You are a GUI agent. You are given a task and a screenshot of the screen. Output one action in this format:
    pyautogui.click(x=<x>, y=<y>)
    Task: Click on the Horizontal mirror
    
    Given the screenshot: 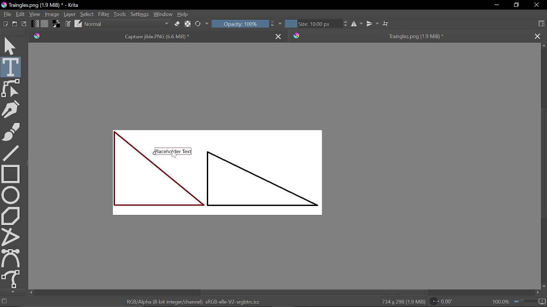 What is the action you would take?
    pyautogui.click(x=356, y=24)
    